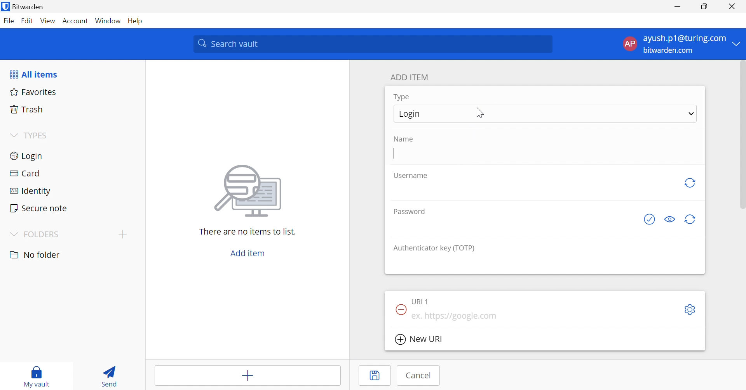  What do you see at coordinates (36, 235) in the screenshot?
I see `FOLDERS` at bounding box center [36, 235].